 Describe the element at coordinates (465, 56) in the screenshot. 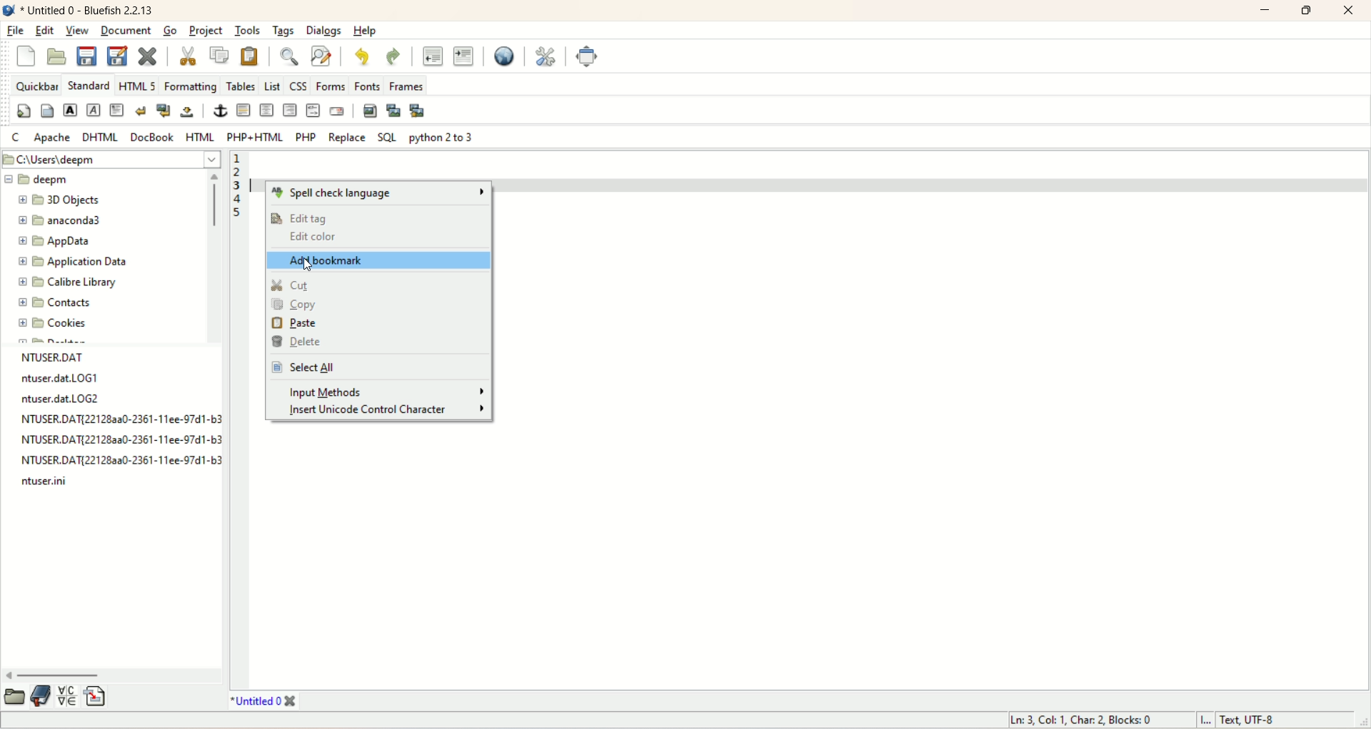

I see `indent` at that location.